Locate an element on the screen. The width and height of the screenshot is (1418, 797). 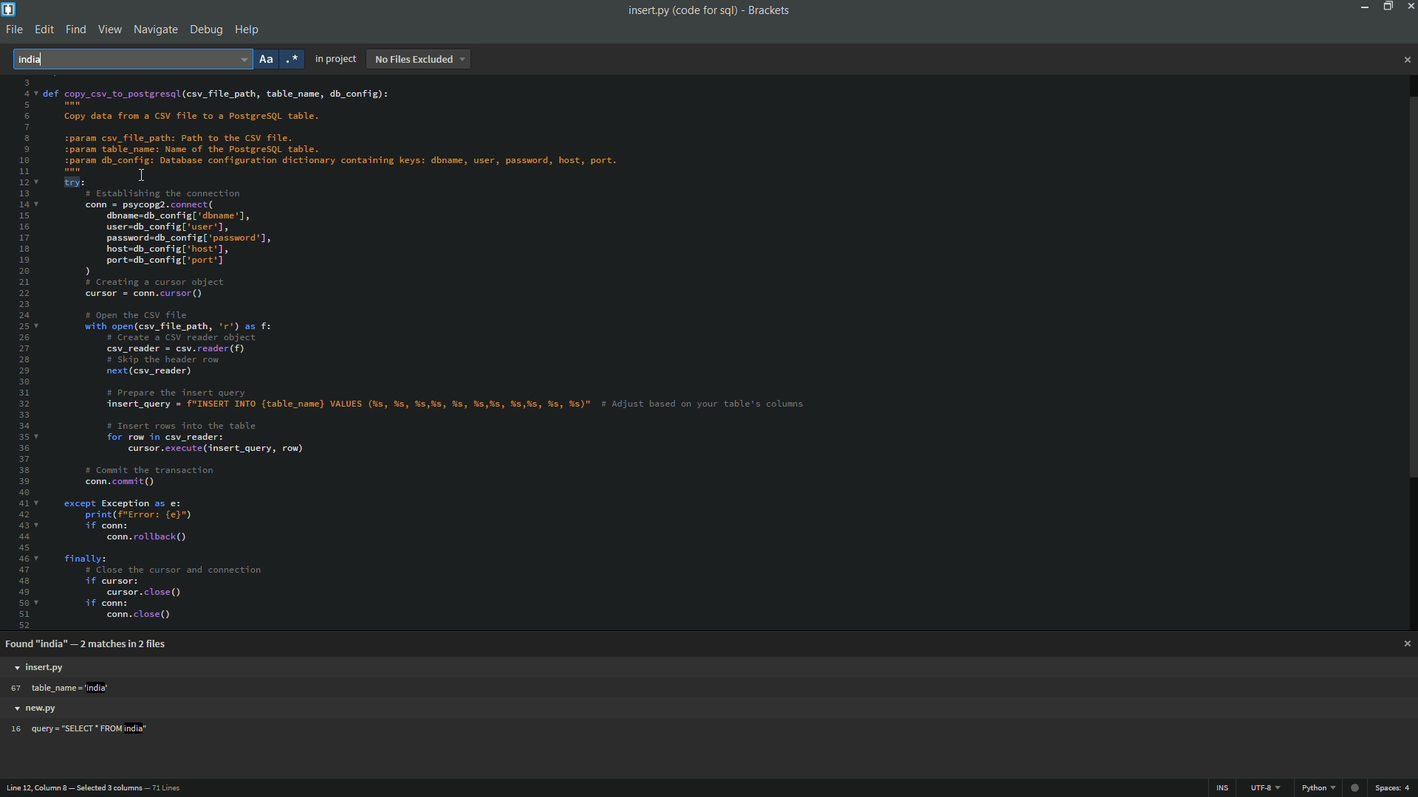
file menu is located at coordinates (12, 31).